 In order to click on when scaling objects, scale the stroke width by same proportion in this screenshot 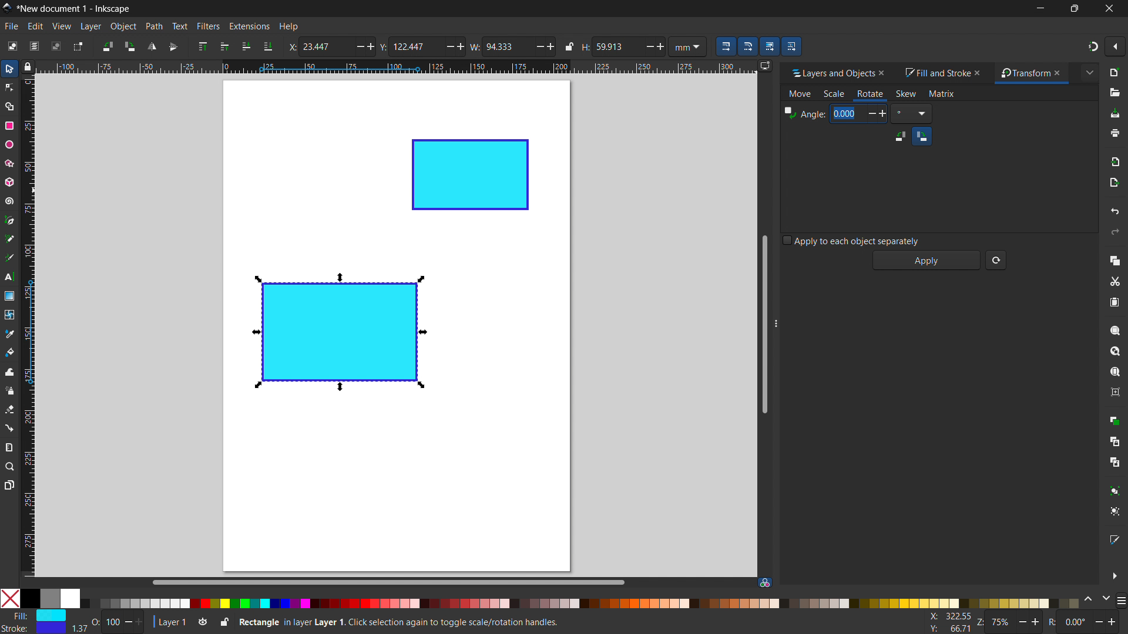, I will do `click(726, 46)`.